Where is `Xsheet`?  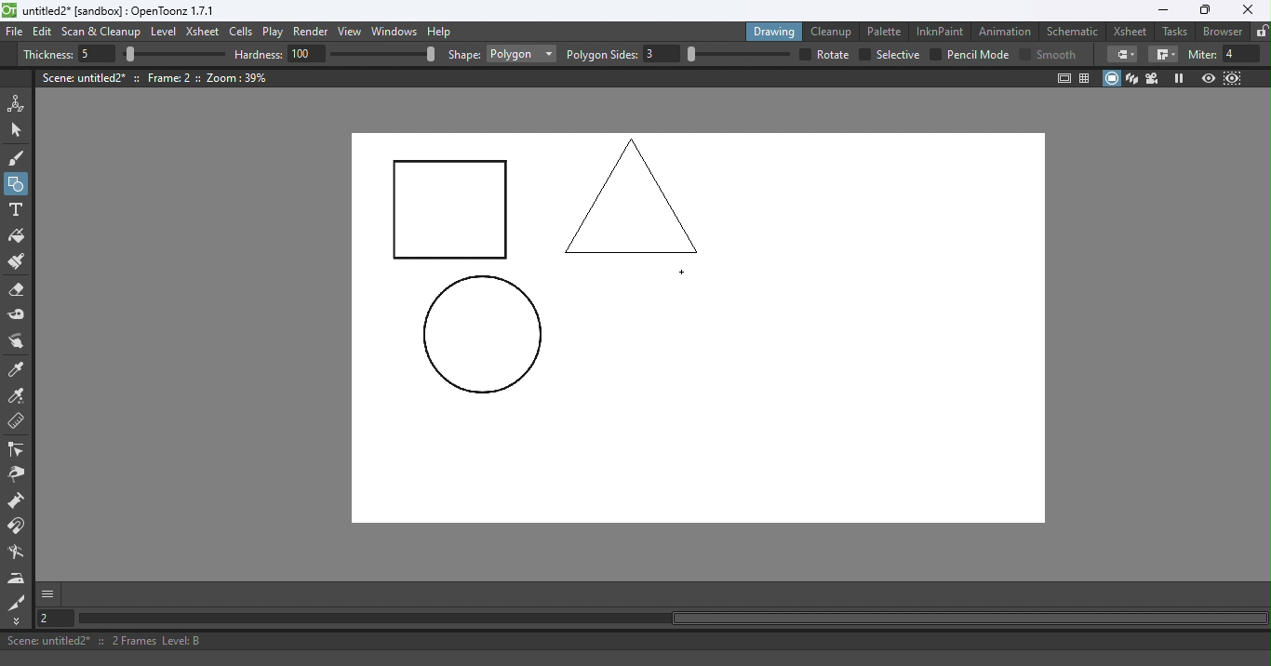 Xsheet is located at coordinates (205, 33).